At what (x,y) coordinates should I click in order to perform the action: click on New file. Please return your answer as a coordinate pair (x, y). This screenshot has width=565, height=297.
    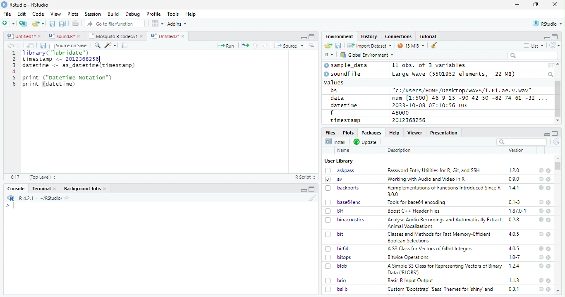
    Looking at the image, I should click on (9, 24).